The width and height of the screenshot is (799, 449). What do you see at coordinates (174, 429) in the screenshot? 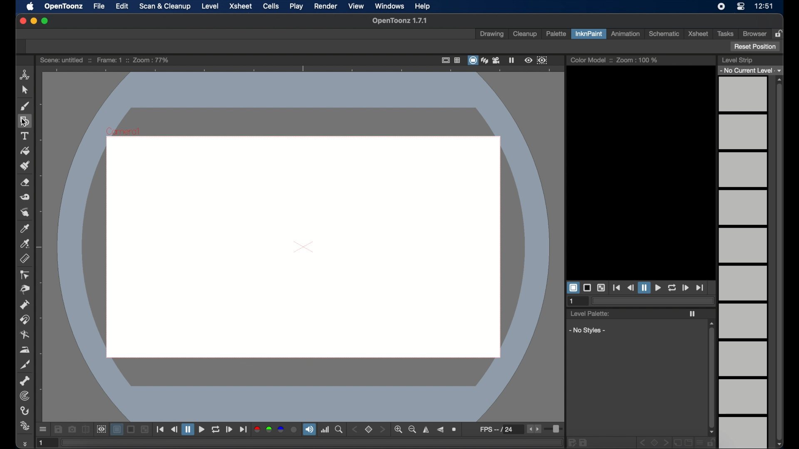
I see `rewind` at bounding box center [174, 429].